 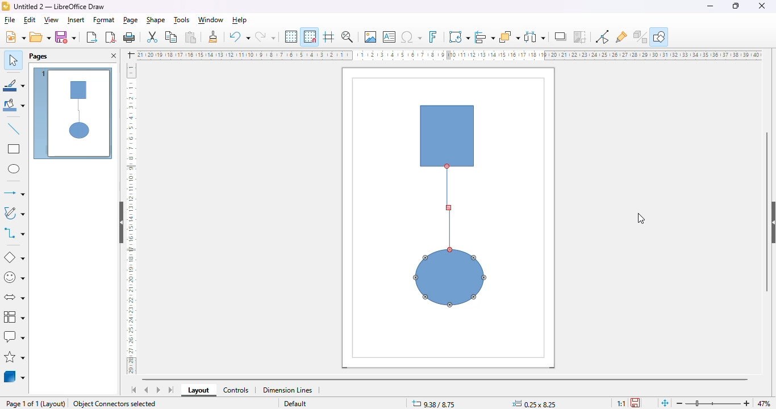 I want to click on shadow, so click(x=561, y=37).